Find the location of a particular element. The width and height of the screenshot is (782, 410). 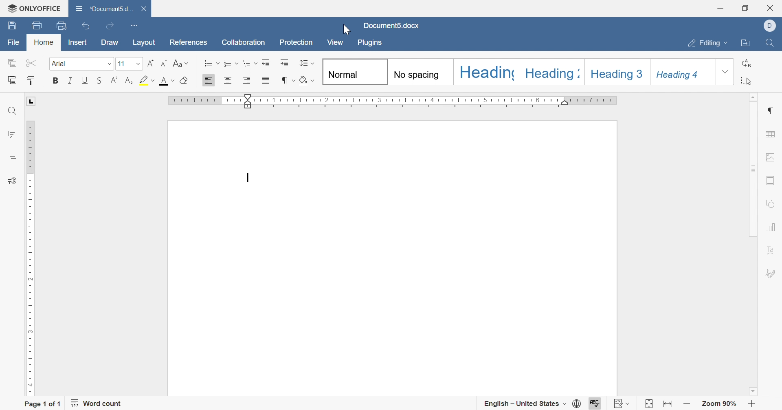

cut is located at coordinates (30, 62).